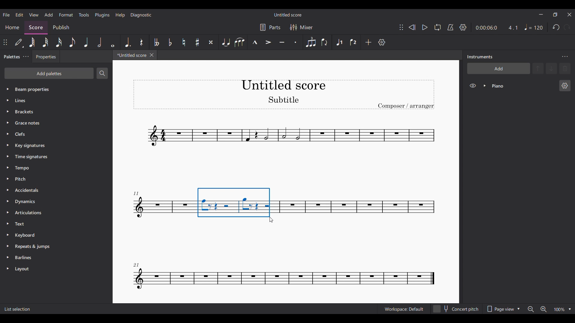 The width and height of the screenshot is (575, 323). What do you see at coordinates (130, 56) in the screenshot?
I see `Current score` at bounding box center [130, 56].